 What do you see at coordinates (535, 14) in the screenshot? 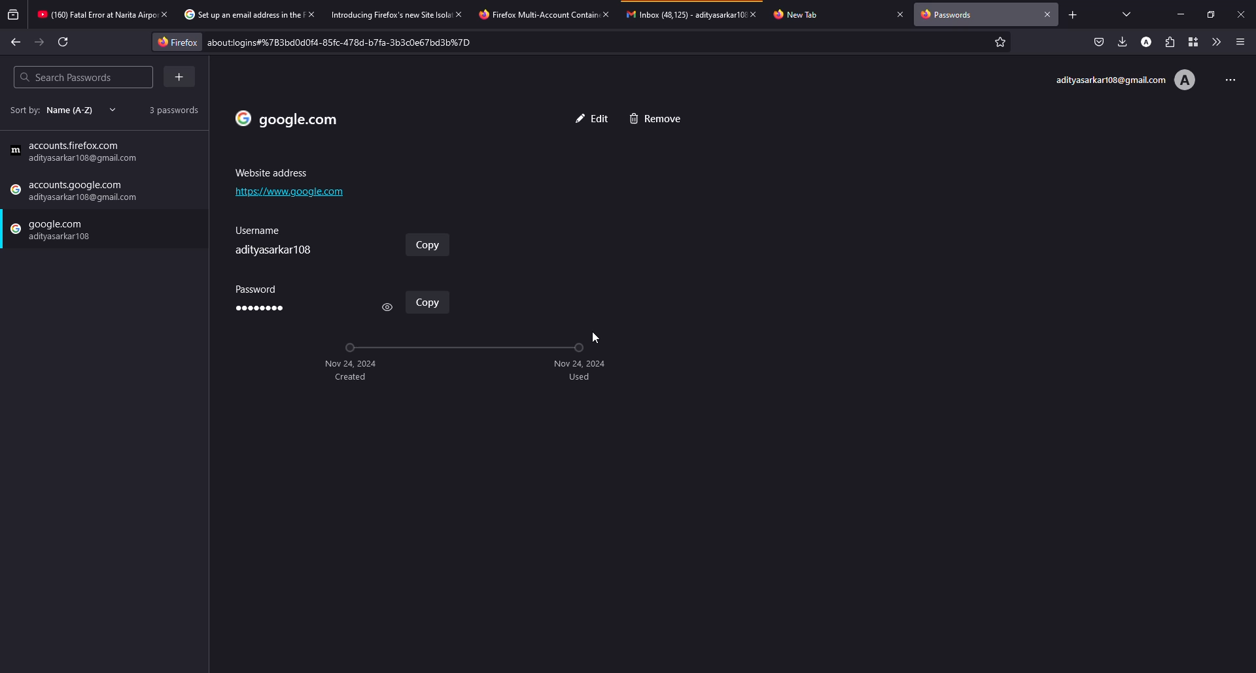
I see `tab` at bounding box center [535, 14].